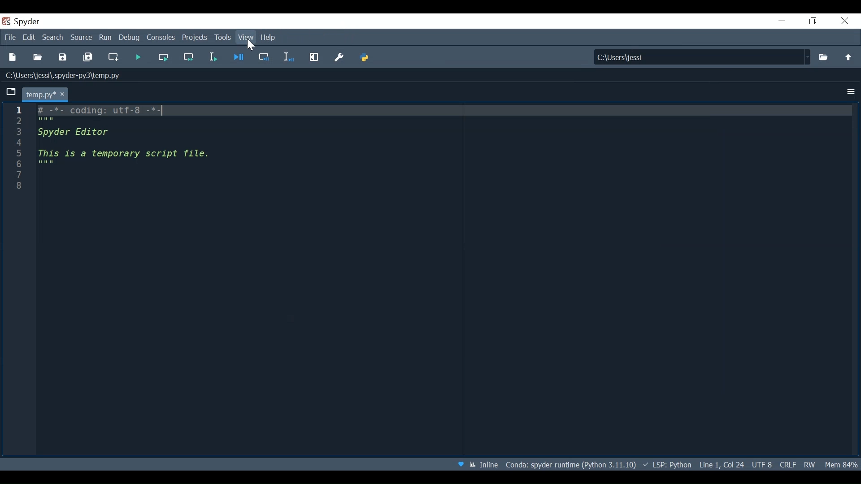 Image resolution: width=861 pixels, height=484 pixels. Describe the element at coordinates (846, 57) in the screenshot. I see `move up` at that location.